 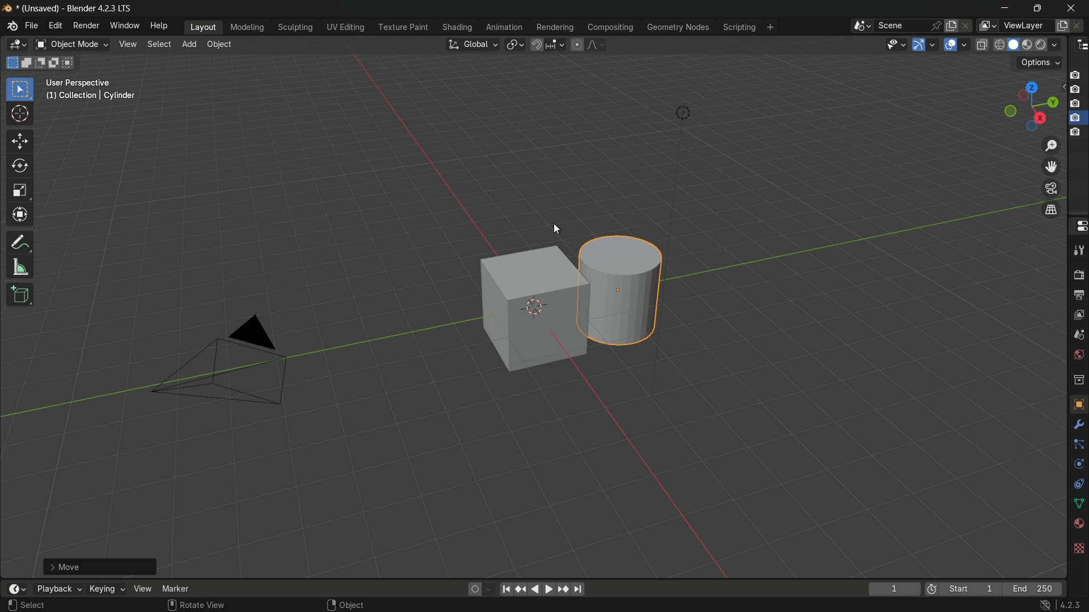 I want to click on modeling menu, so click(x=247, y=28).